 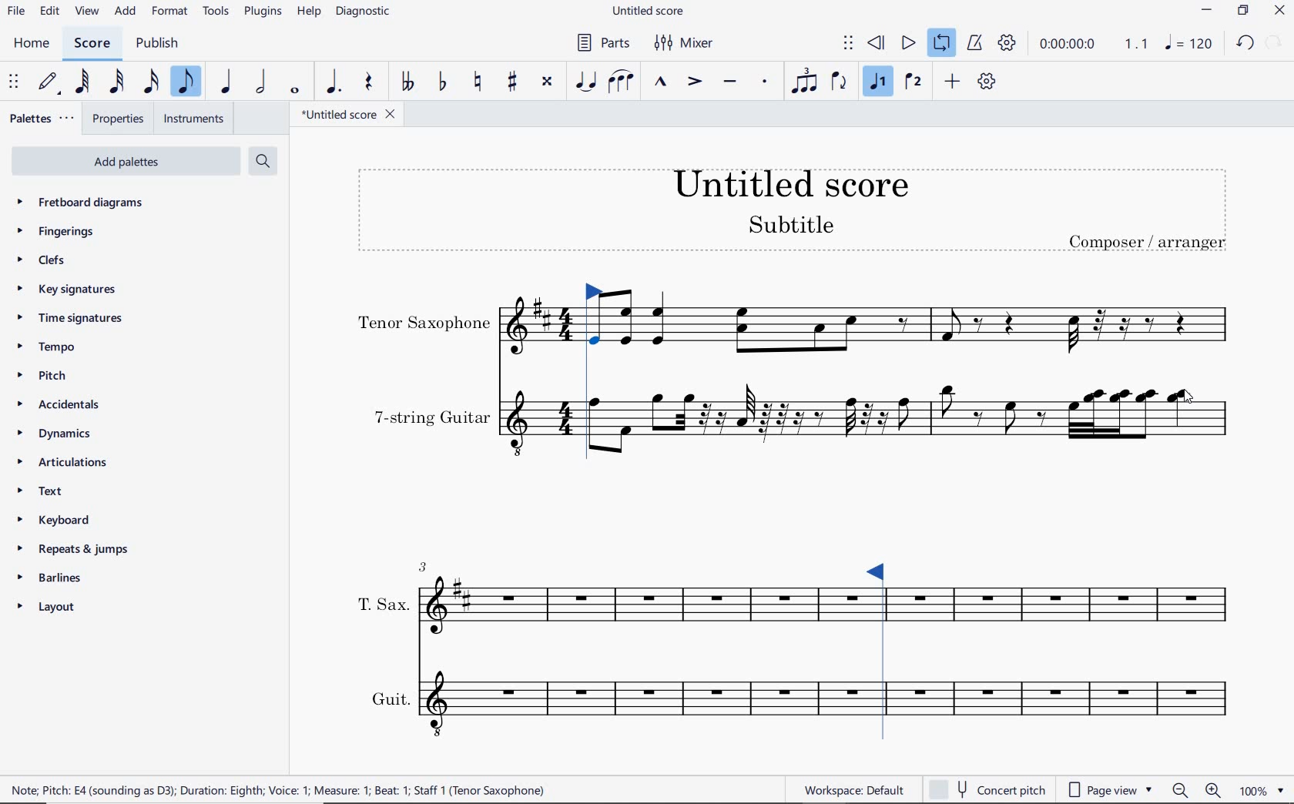 What do you see at coordinates (879, 82) in the screenshot?
I see `VOICE 1` at bounding box center [879, 82].